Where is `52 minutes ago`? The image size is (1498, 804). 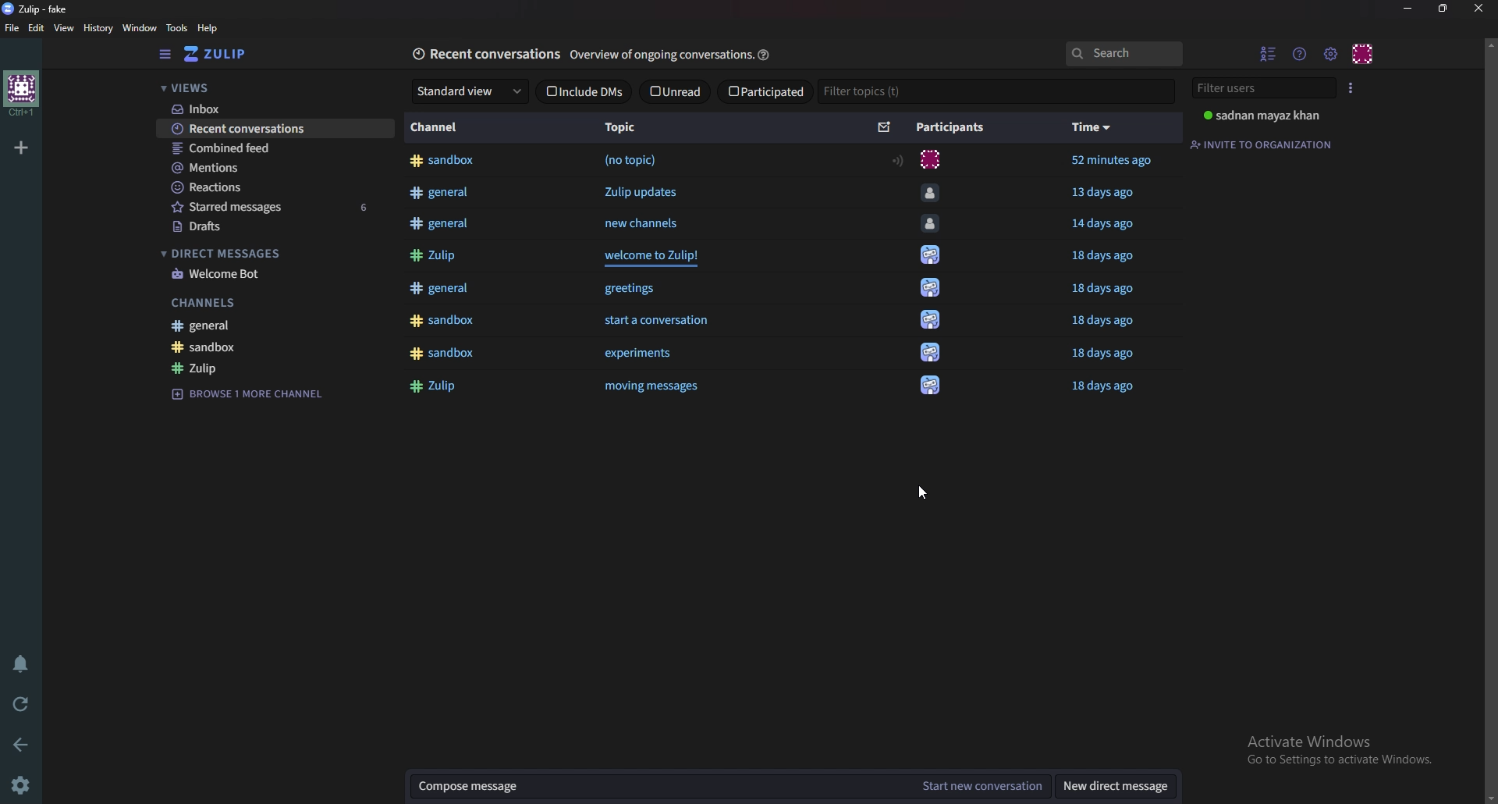 52 minutes ago is located at coordinates (1113, 160).